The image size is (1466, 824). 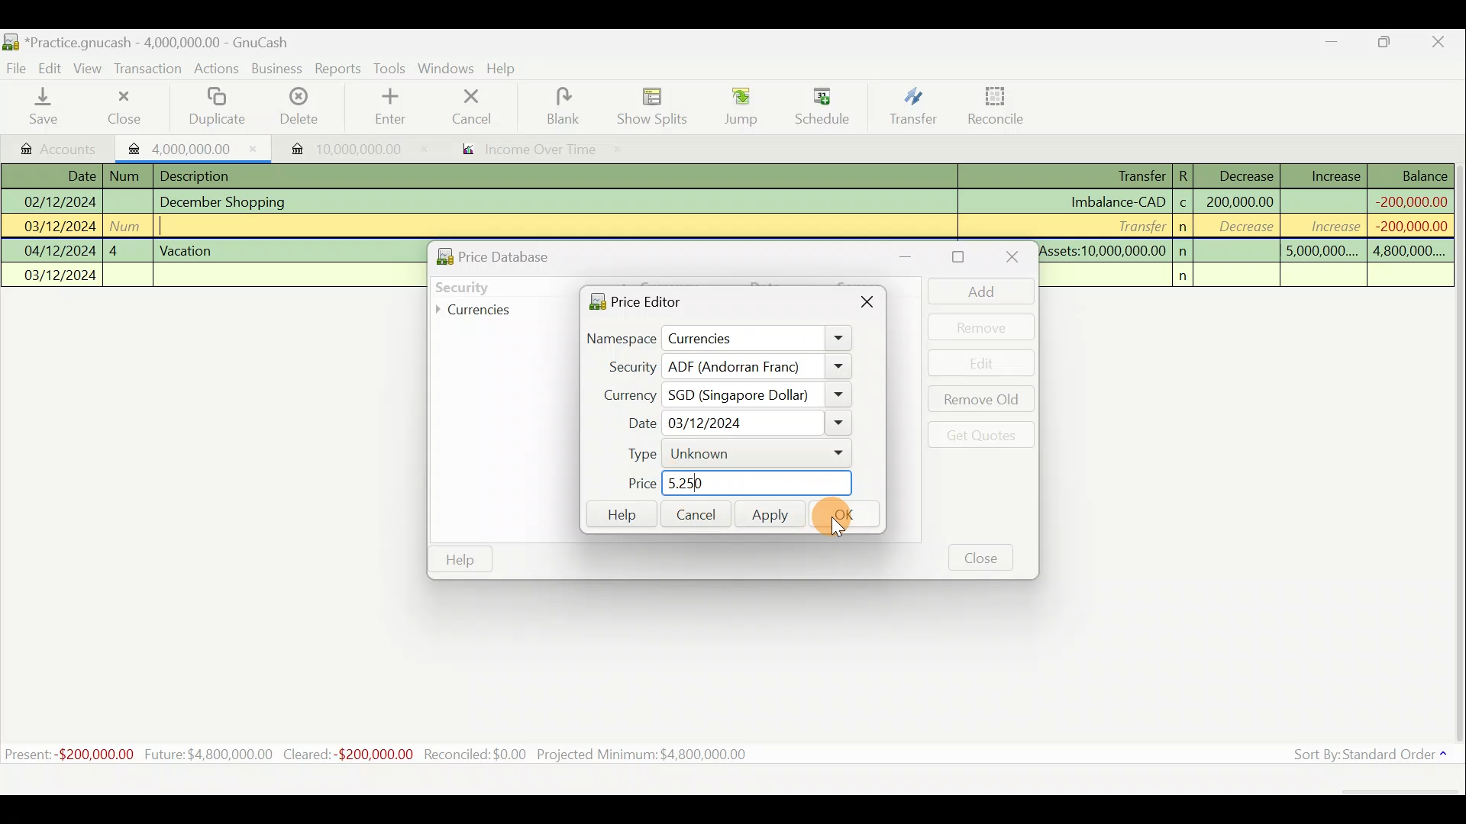 I want to click on Transaction, so click(x=152, y=70).